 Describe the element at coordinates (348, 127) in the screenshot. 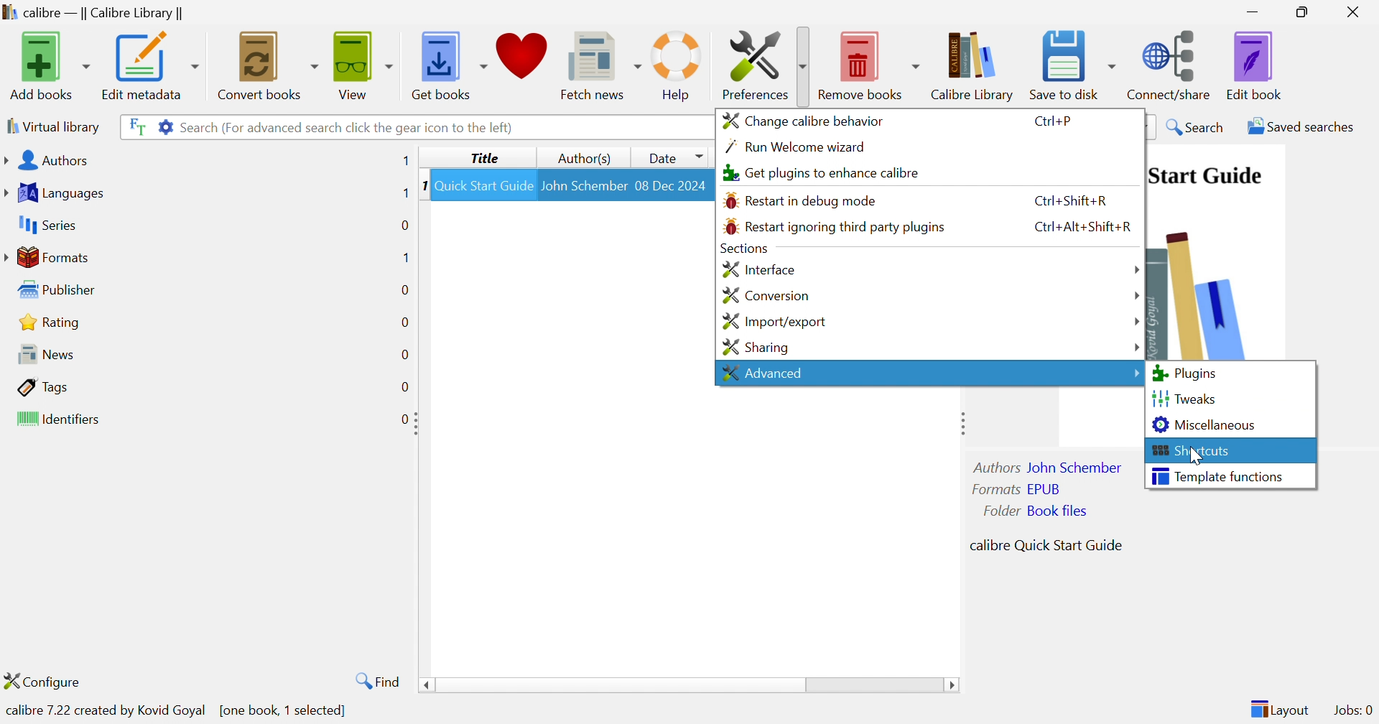

I see `Search (For advanced search click the gear icon on the left)` at that location.